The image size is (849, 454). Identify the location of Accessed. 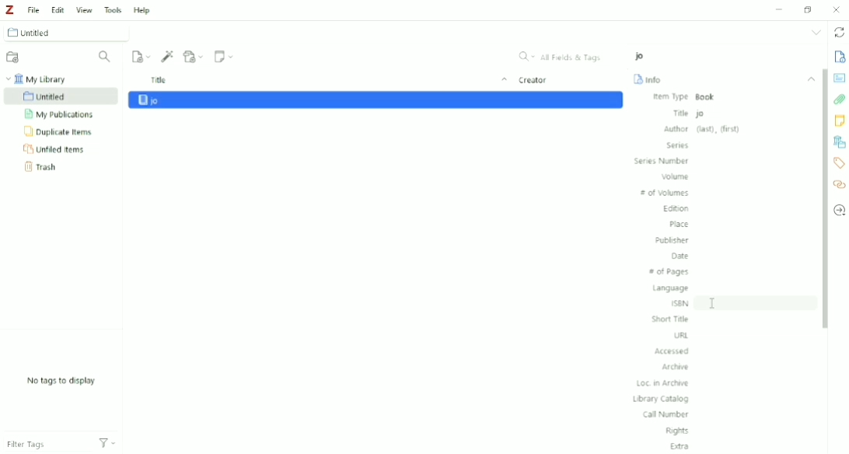
(672, 351).